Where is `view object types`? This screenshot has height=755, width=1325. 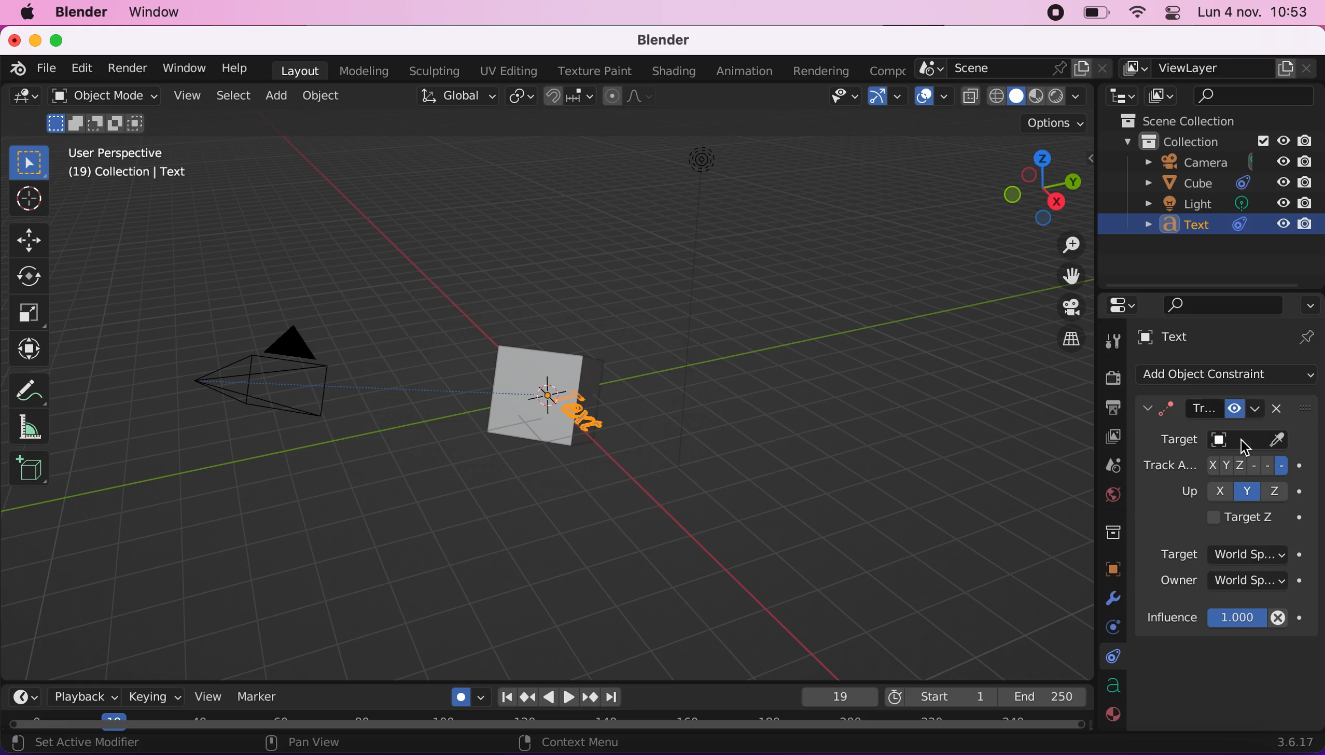 view object types is located at coordinates (839, 97).